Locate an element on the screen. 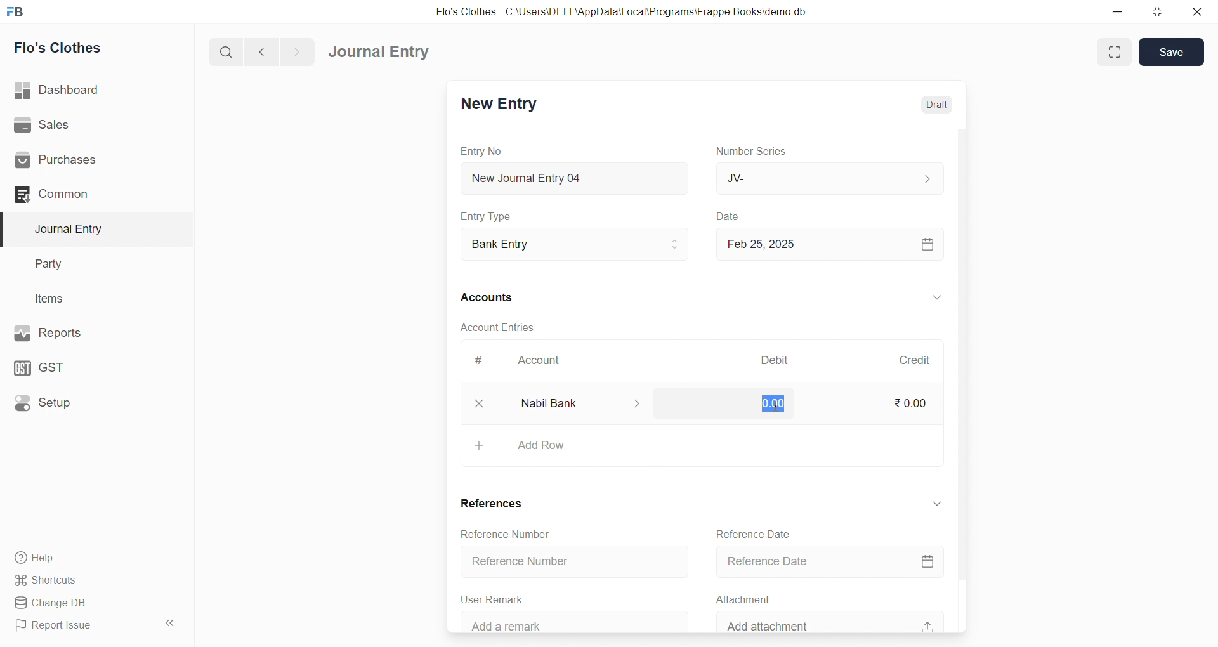 The height and width of the screenshot is (647, 1218). Collapse sidebar is located at coordinates (171, 625).